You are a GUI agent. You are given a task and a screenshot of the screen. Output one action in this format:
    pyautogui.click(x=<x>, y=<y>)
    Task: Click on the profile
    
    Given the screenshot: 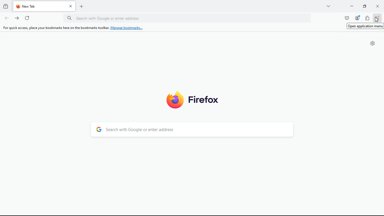 What is the action you would take?
    pyautogui.click(x=357, y=18)
    